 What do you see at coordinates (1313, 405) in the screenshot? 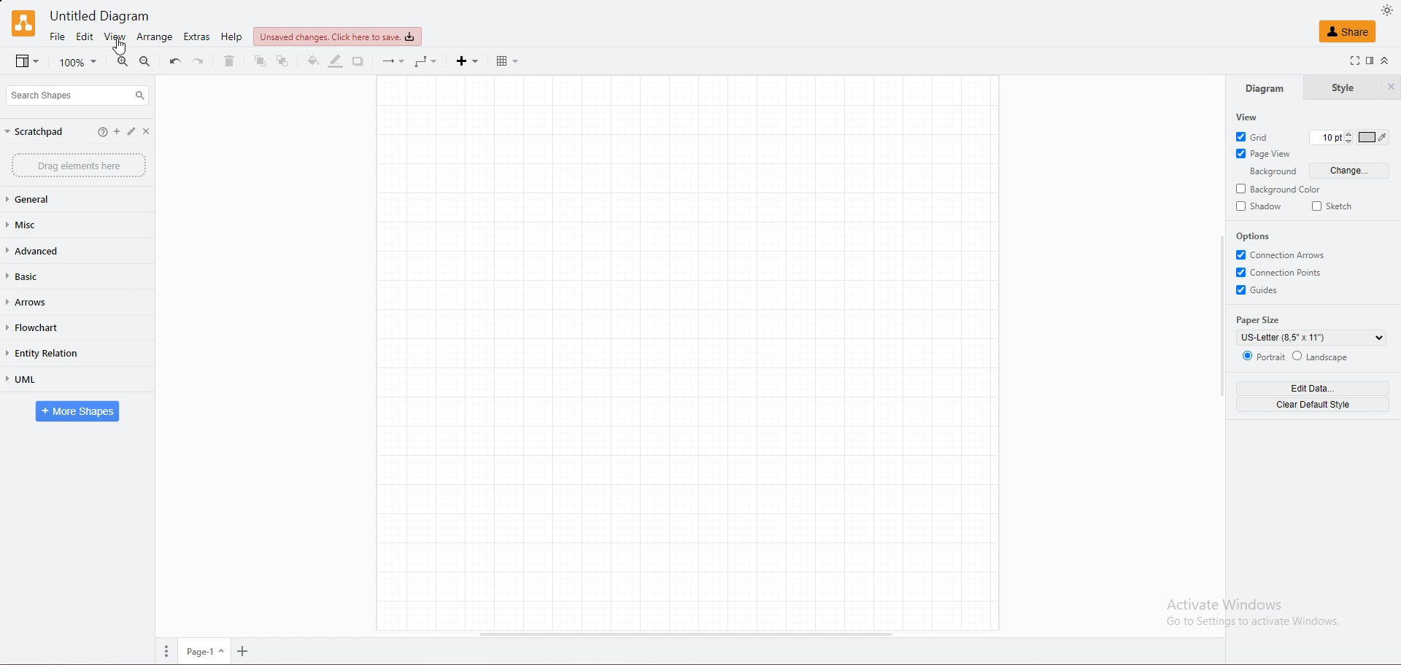
I see `clear default style` at bounding box center [1313, 405].